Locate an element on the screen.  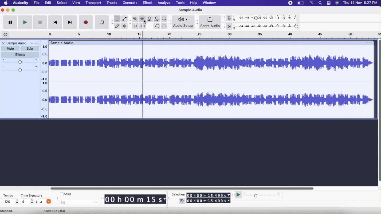
Timeline options is located at coordinates (6, 35).